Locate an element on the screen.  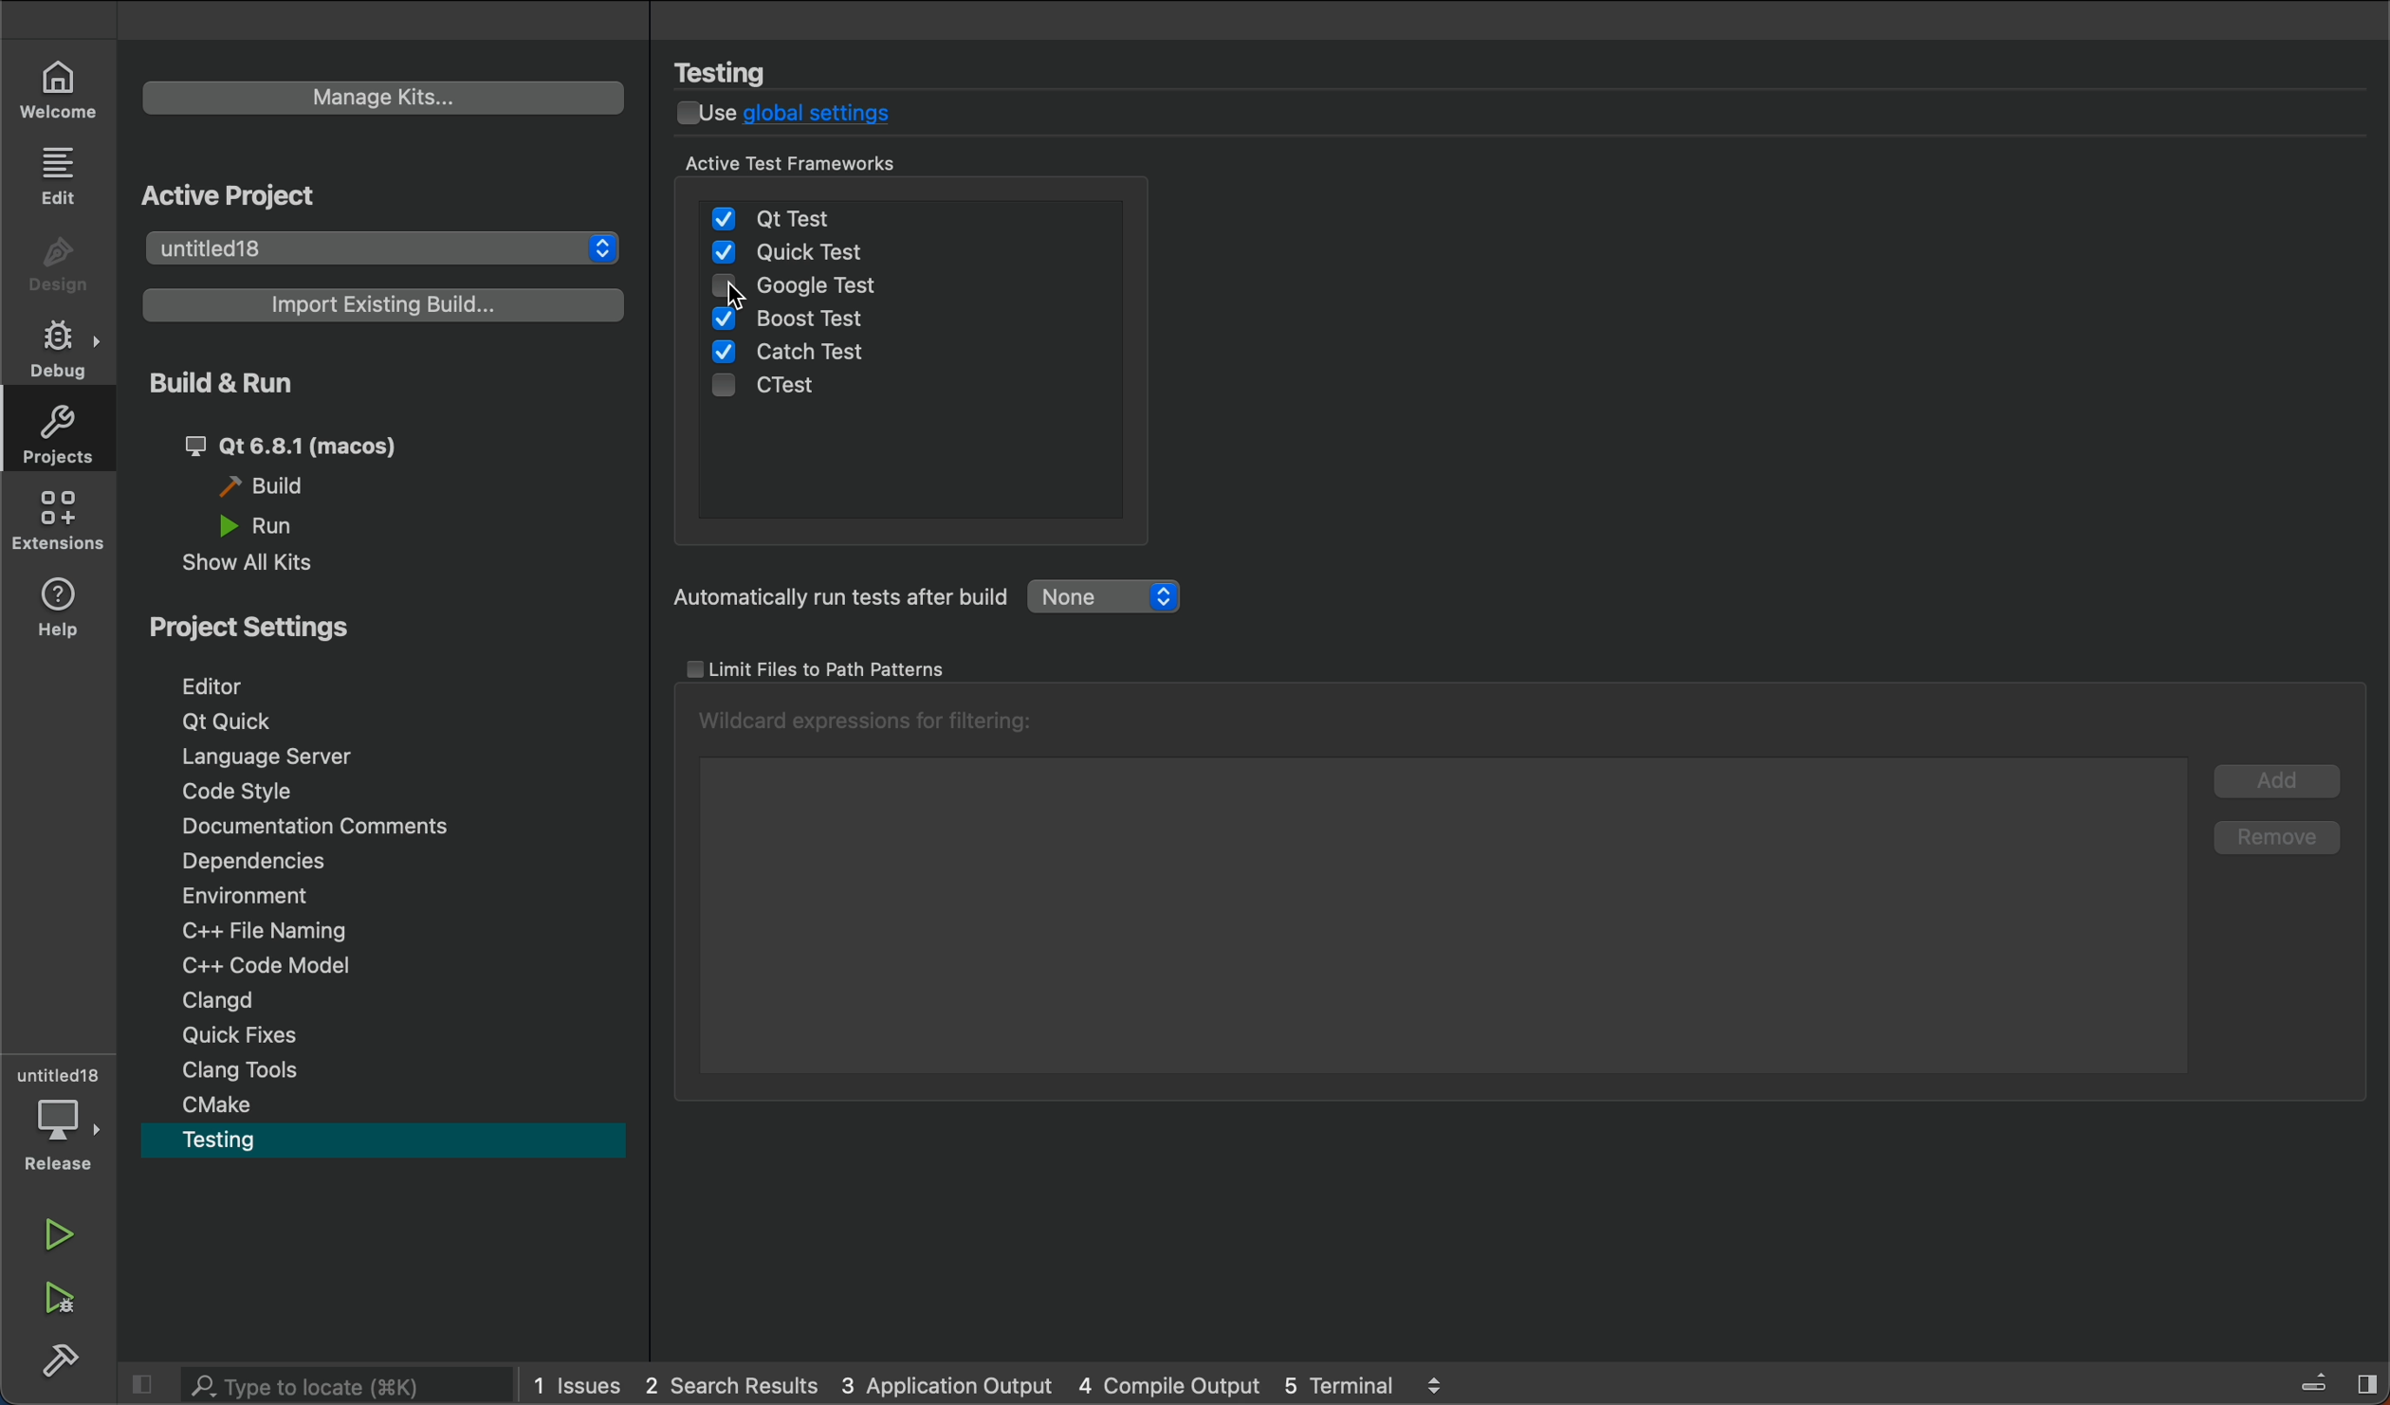
file naming is located at coordinates (393, 935).